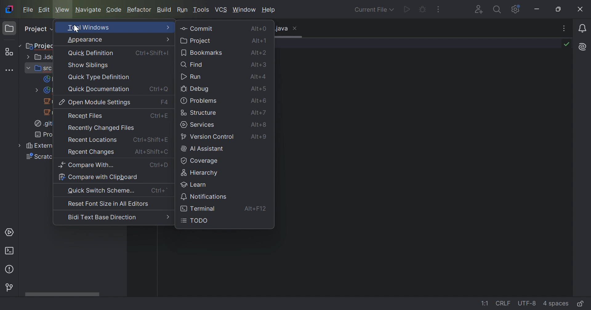  What do you see at coordinates (158, 89) in the screenshot?
I see `Ctrl+Q` at bounding box center [158, 89].